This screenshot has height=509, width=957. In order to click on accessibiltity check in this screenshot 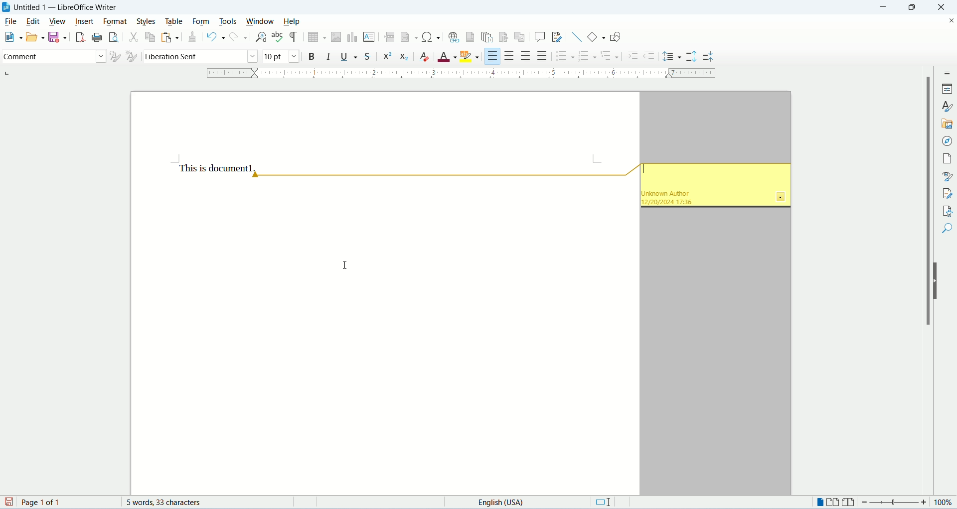, I will do `click(945, 210)`.